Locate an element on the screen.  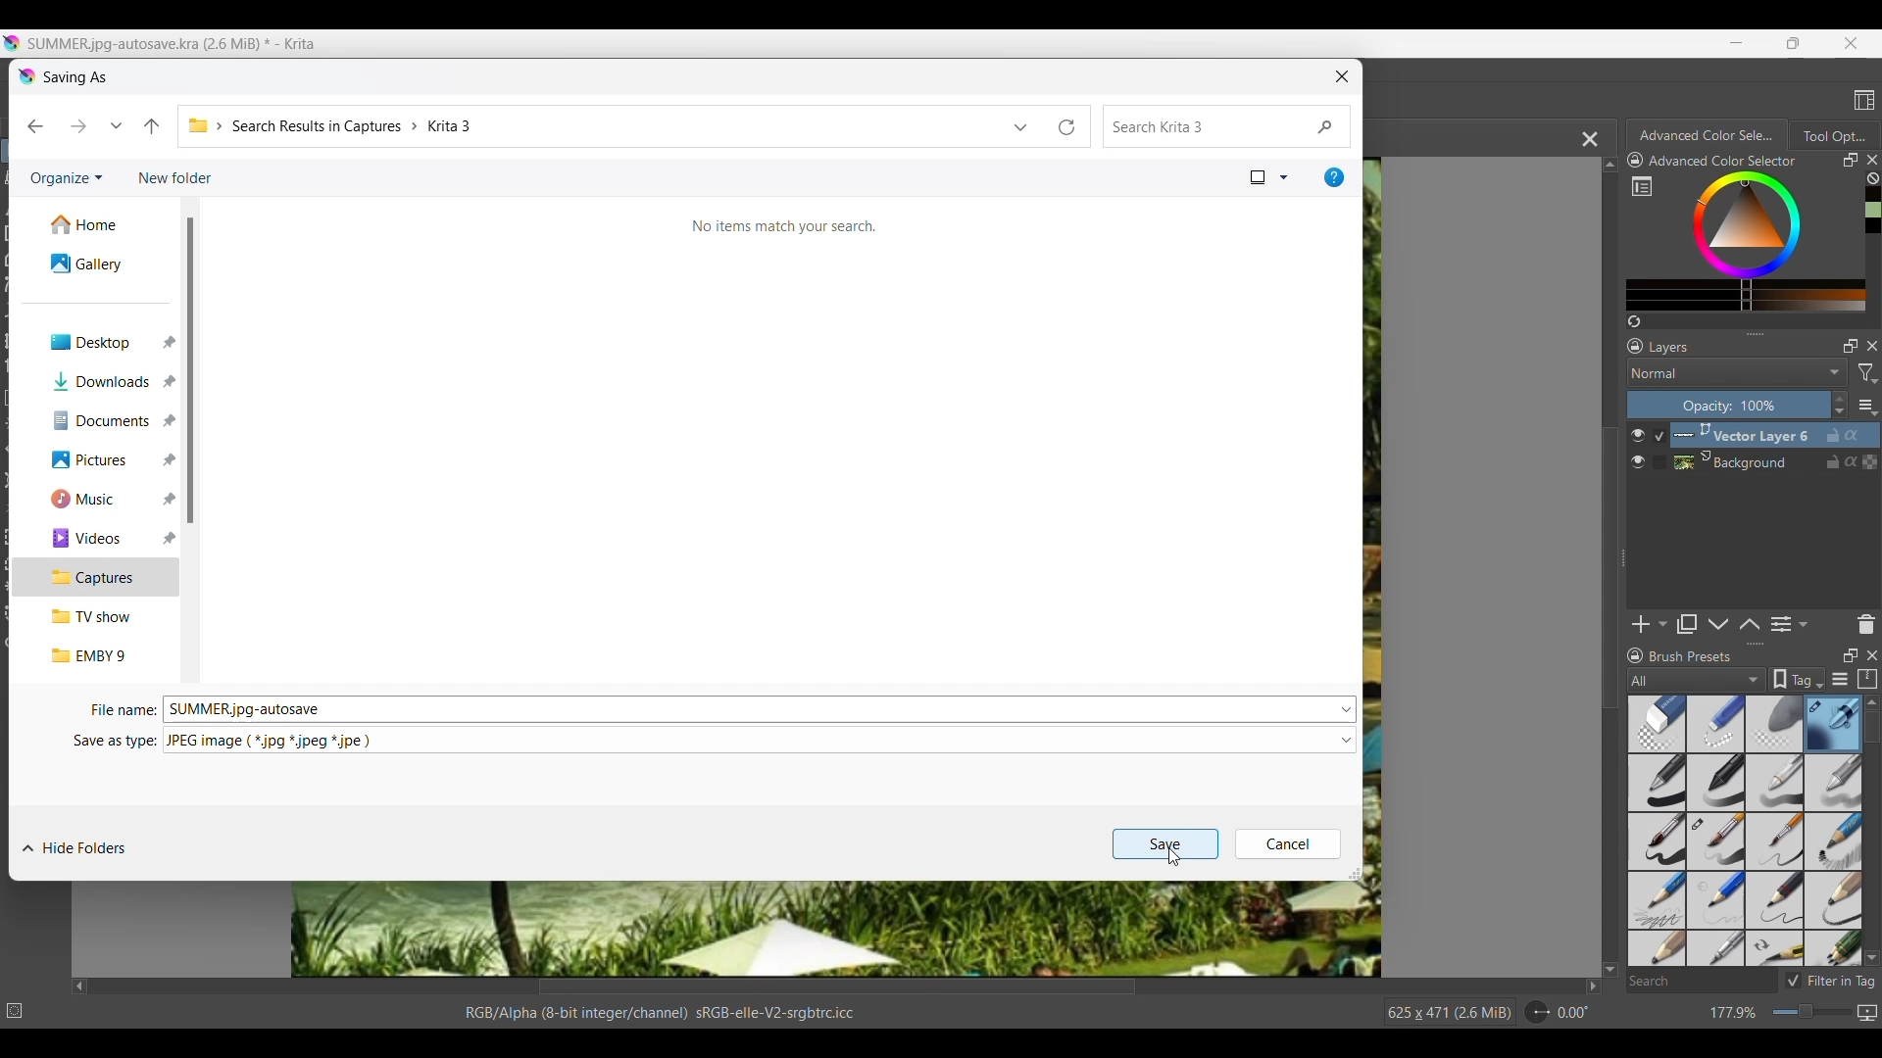
Vertical slide bar is located at coordinates (1871, 727).